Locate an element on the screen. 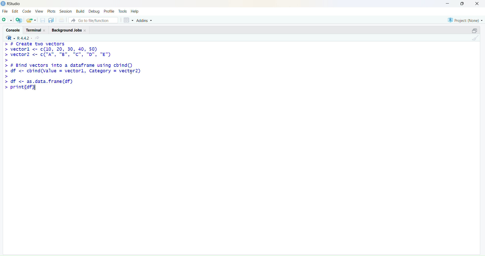  minimize is located at coordinates (475, 31).